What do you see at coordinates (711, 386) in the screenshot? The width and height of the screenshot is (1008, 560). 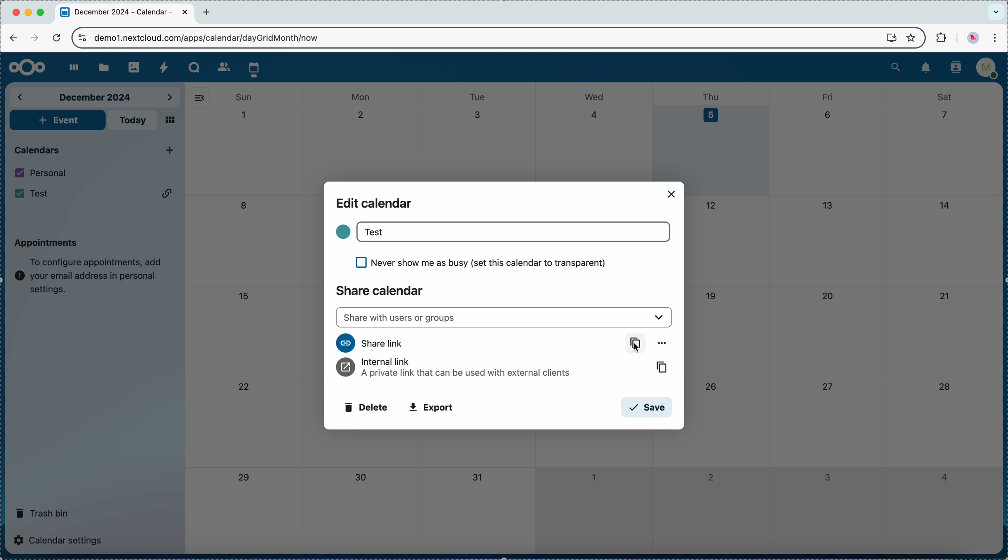 I see `26` at bounding box center [711, 386].